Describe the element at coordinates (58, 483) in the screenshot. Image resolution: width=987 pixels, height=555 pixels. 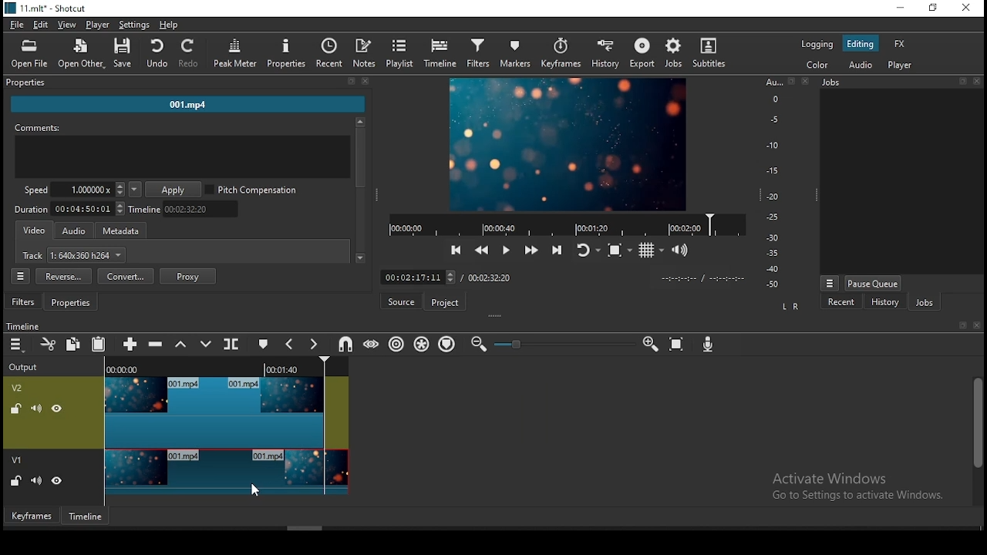
I see `(UN)HIDE` at that location.